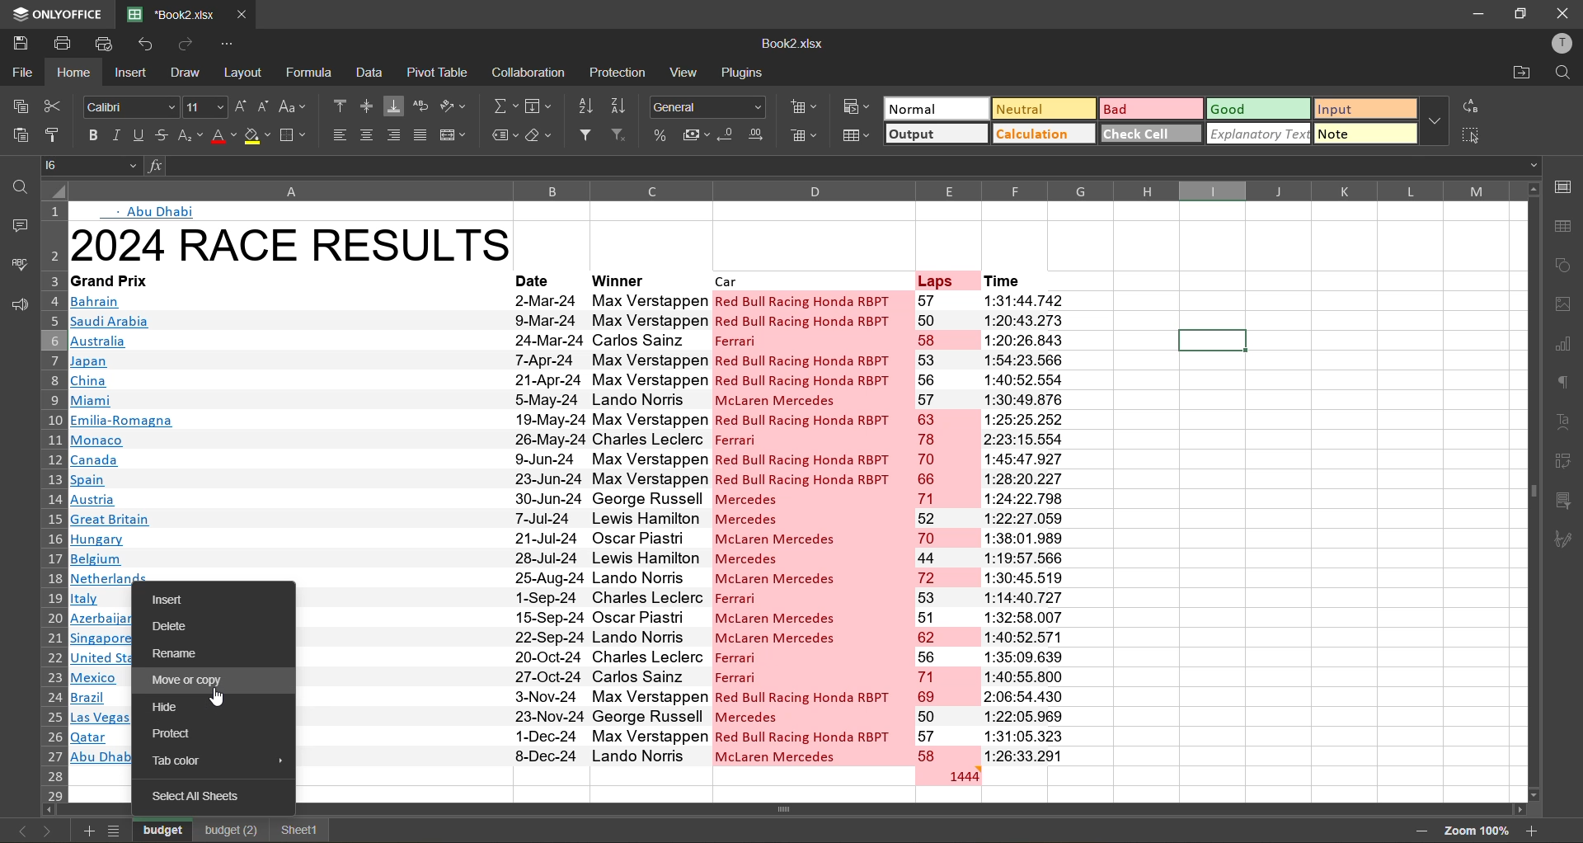  I want to click on text, so click(1567, 422).